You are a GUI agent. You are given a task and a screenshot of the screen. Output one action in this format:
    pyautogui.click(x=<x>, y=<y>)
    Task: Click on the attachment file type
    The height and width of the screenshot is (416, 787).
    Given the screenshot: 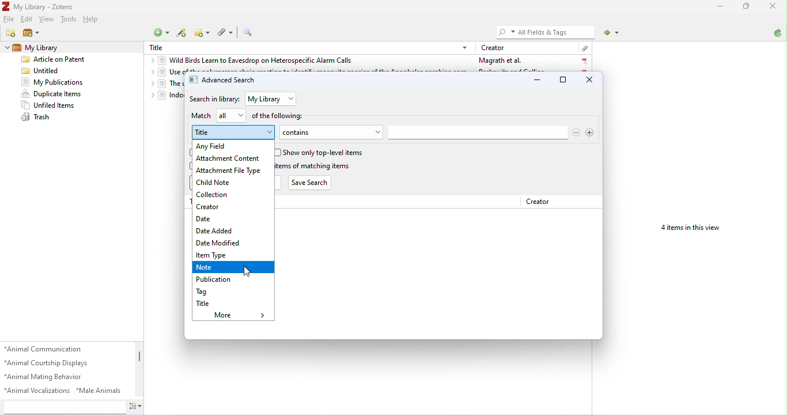 What is the action you would take?
    pyautogui.click(x=230, y=171)
    